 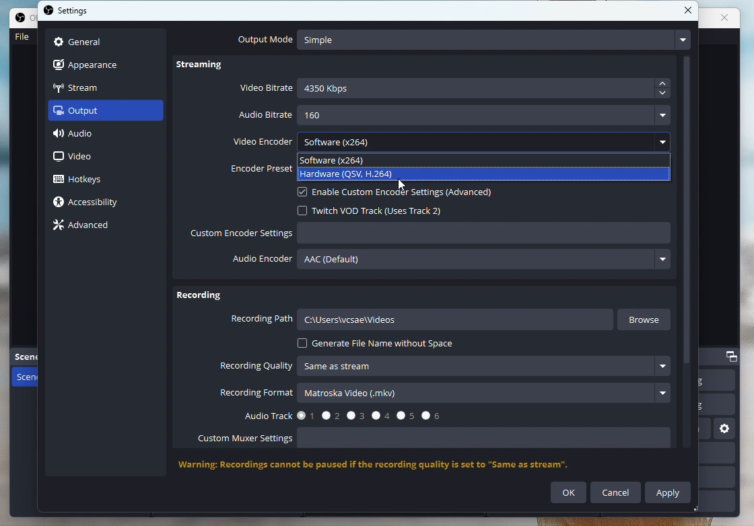 I want to click on ok, so click(x=569, y=493).